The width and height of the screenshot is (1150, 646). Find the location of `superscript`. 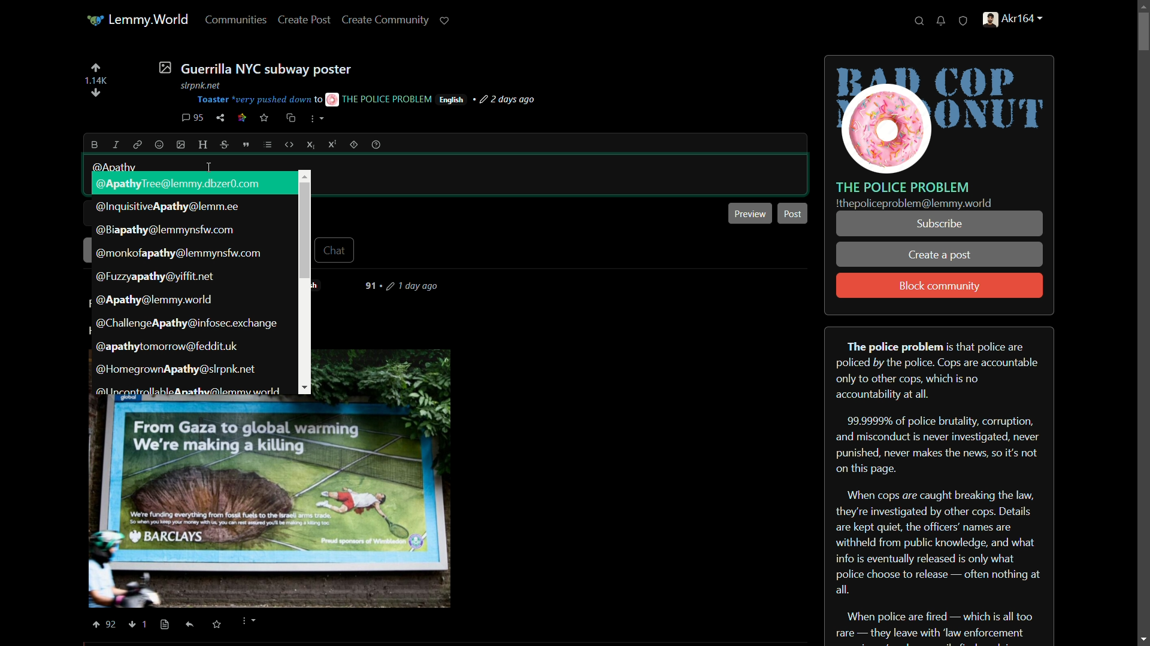

superscript is located at coordinates (332, 144).